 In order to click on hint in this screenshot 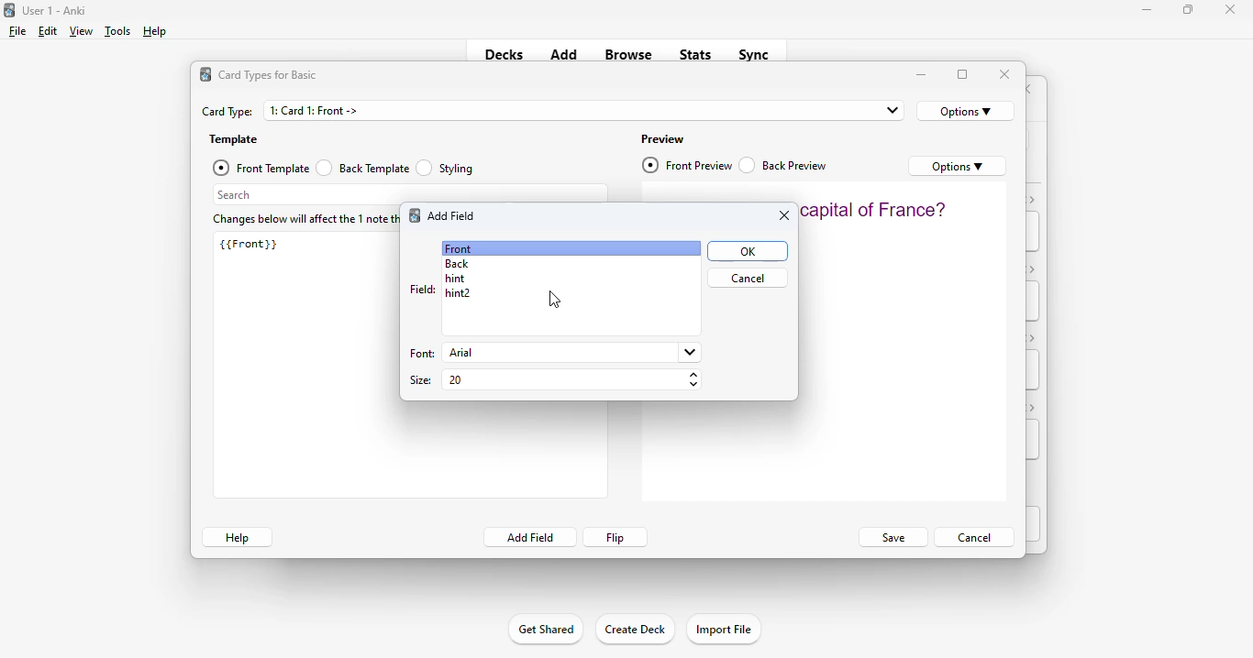, I will do `click(454, 279)`.